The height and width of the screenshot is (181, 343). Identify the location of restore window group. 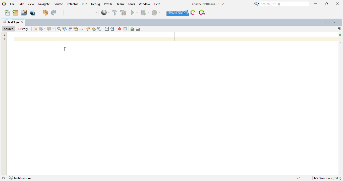
(4, 178).